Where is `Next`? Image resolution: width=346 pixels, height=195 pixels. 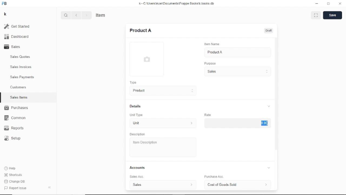
Next is located at coordinates (86, 15).